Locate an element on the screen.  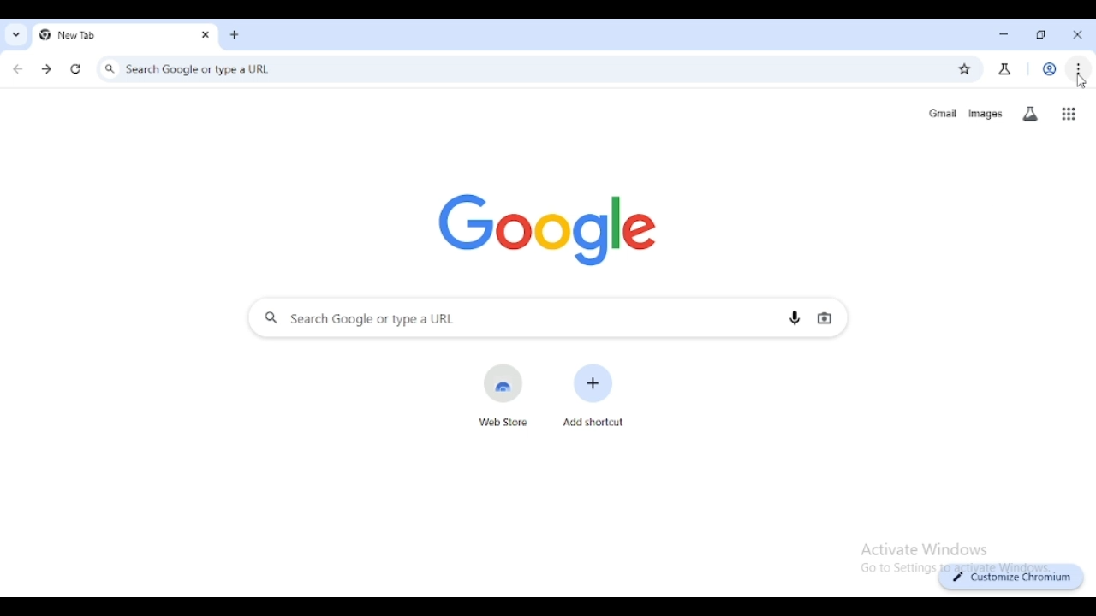
web store is located at coordinates (503, 394).